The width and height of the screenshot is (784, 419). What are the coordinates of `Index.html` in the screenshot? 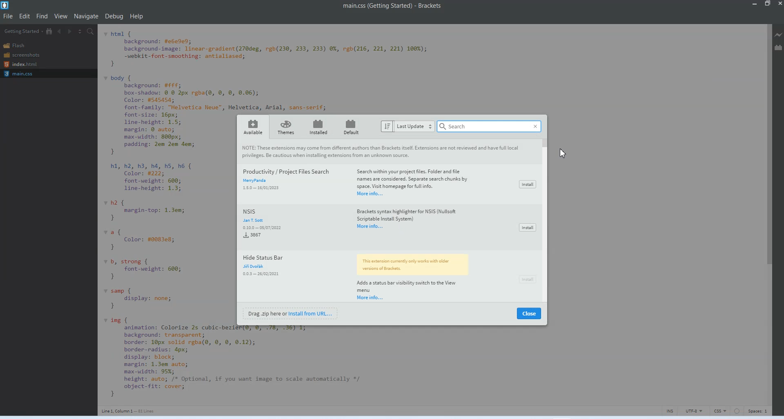 It's located at (20, 65).